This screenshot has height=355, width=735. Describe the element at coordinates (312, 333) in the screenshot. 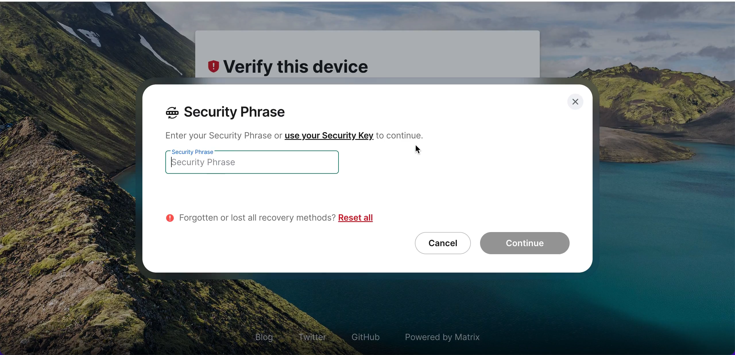

I see `twitter` at that location.